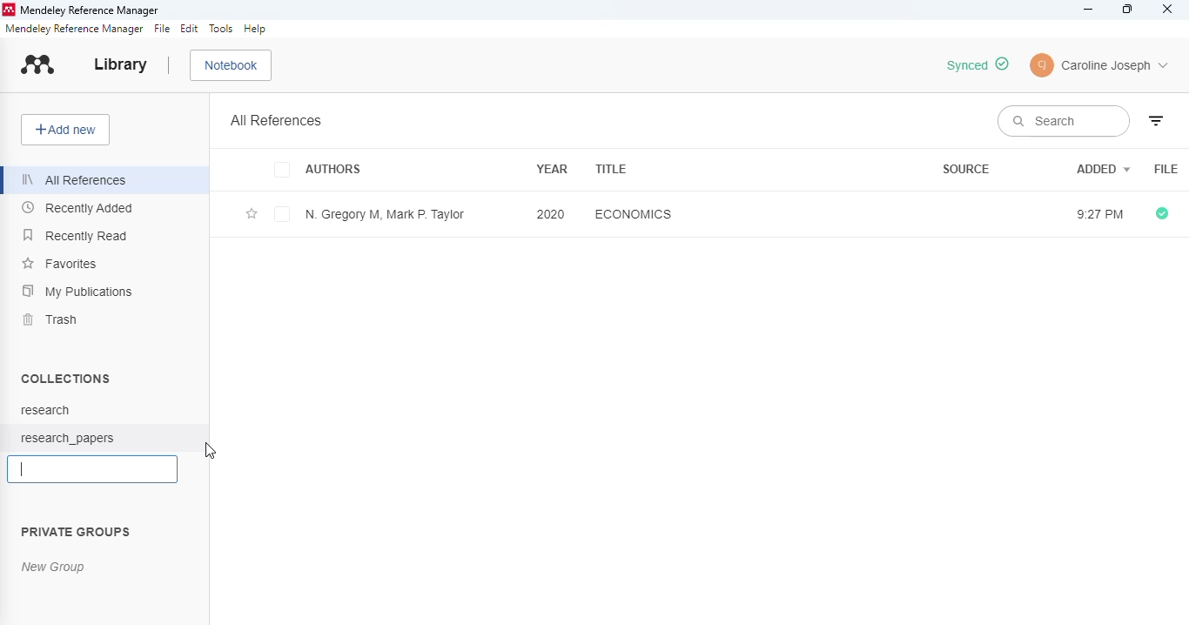  What do you see at coordinates (75, 29) in the screenshot?
I see `mendeley reference manager` at bounding box center [75, 29].